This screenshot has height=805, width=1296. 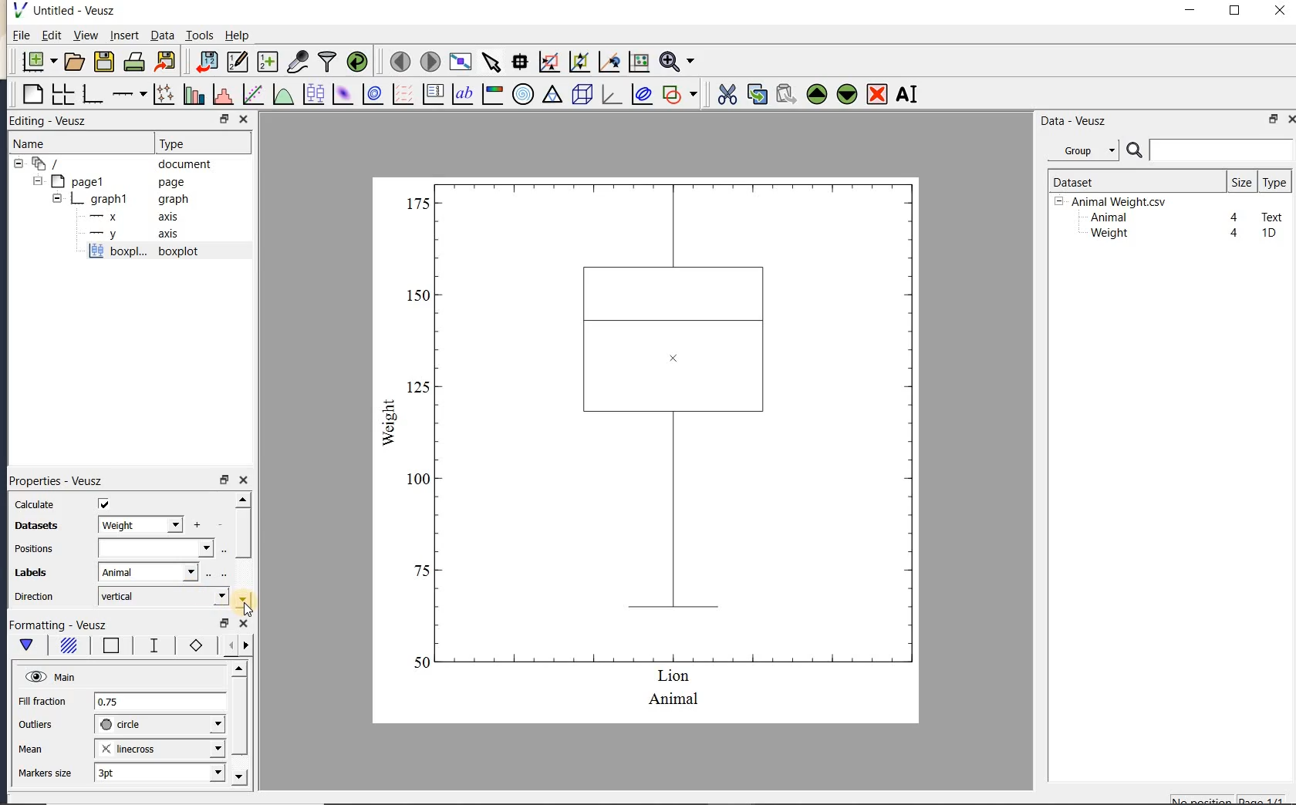 I want to click on plot a vector field, so click(x=400, y=95).